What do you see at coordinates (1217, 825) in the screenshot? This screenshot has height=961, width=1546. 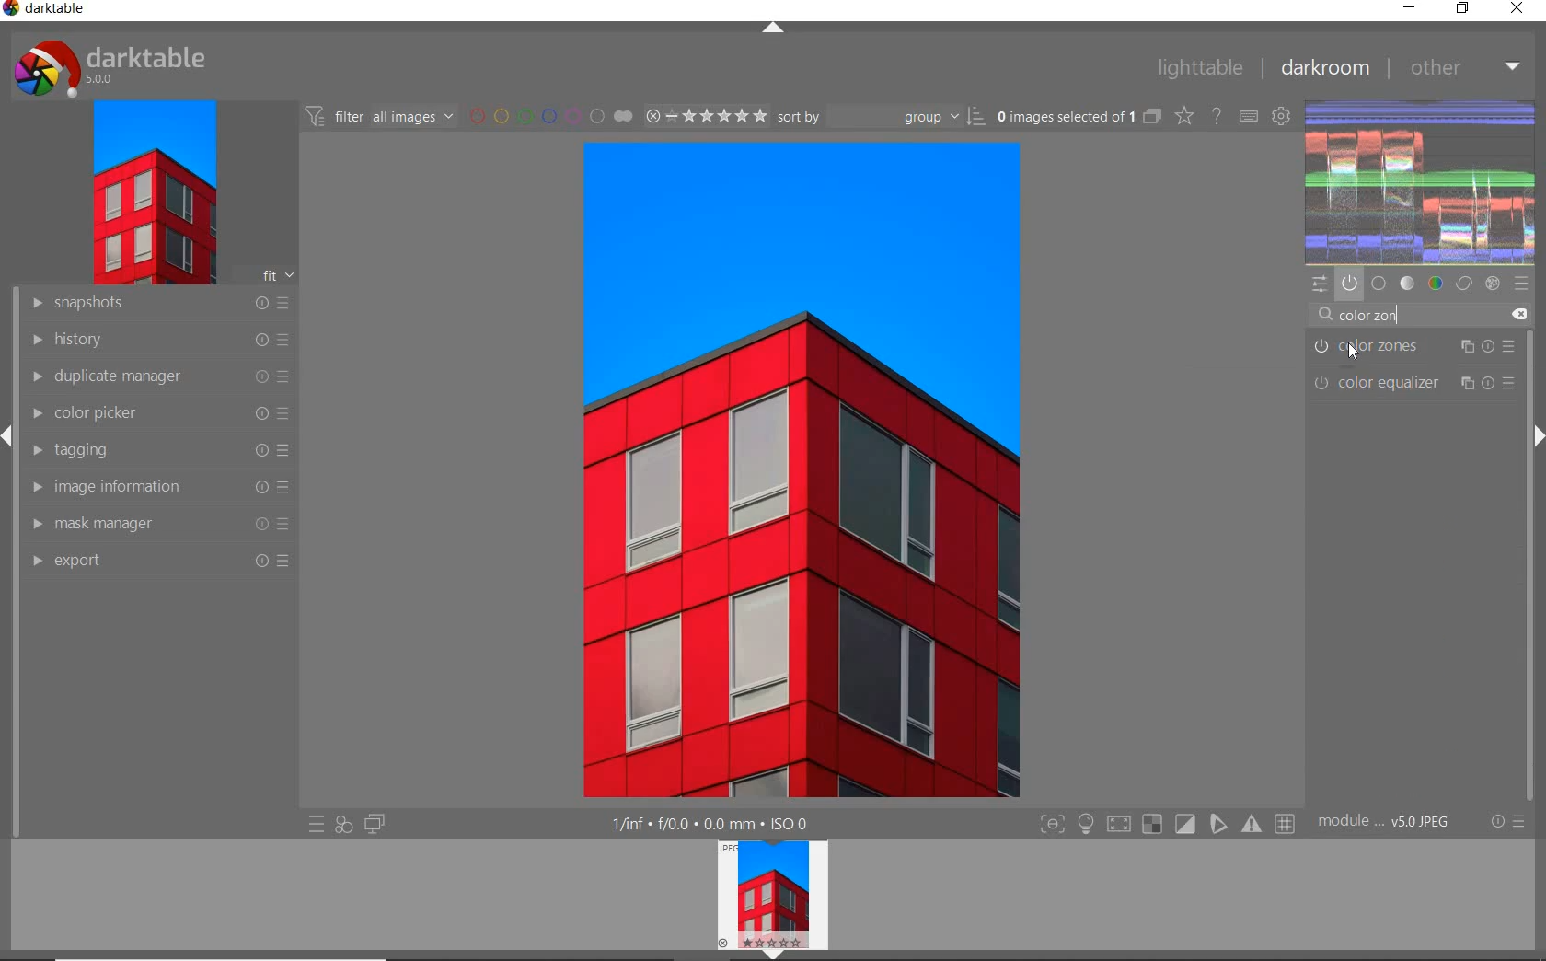 I see `guides overlay` at bounding box center [1217, 825].